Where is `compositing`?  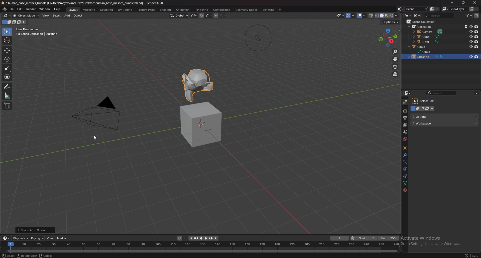
compositing is located at coordinates (222, 10).